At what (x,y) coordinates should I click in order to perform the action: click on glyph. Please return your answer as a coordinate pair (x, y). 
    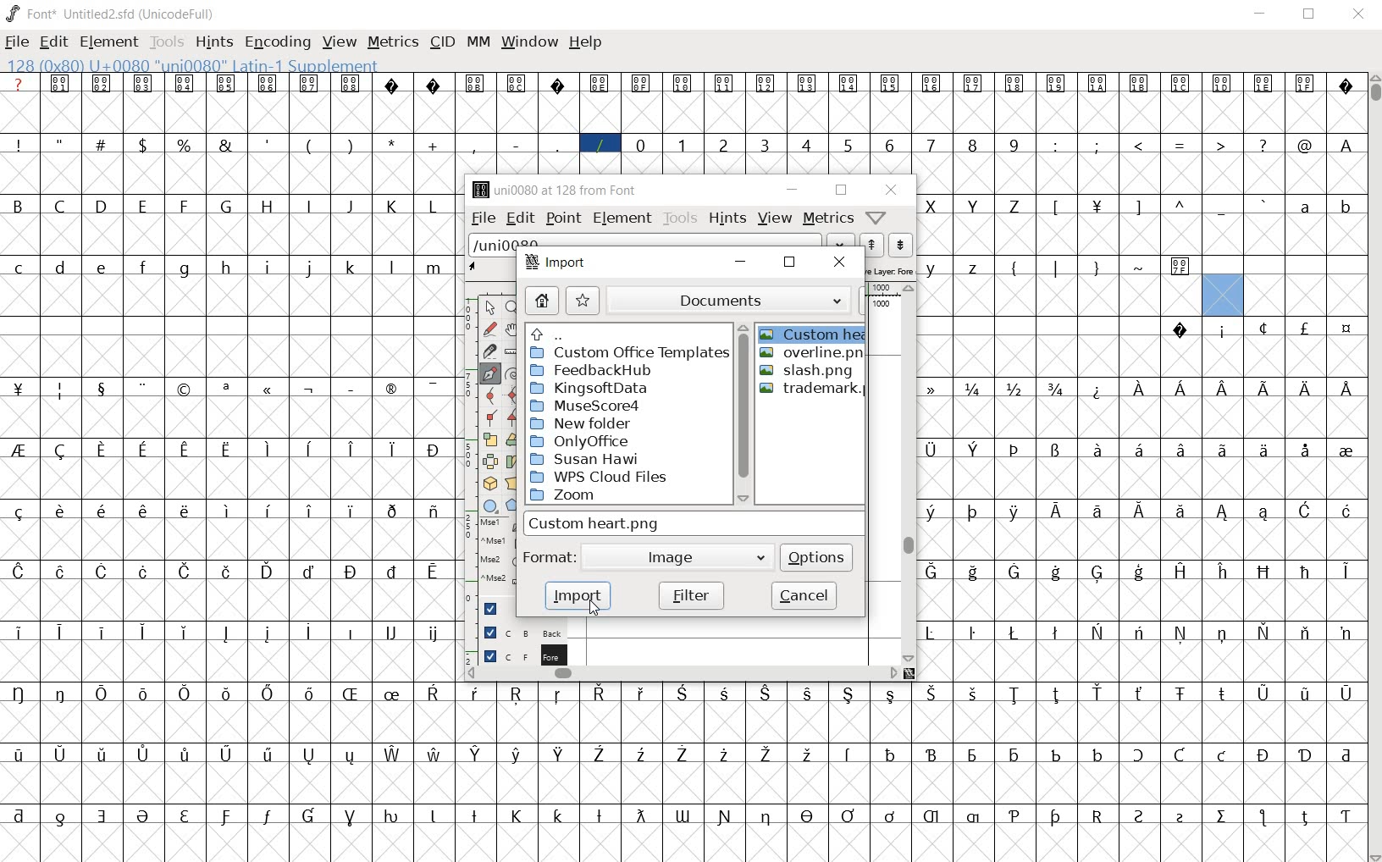
    Looking at the image, I should click on (891, 696).